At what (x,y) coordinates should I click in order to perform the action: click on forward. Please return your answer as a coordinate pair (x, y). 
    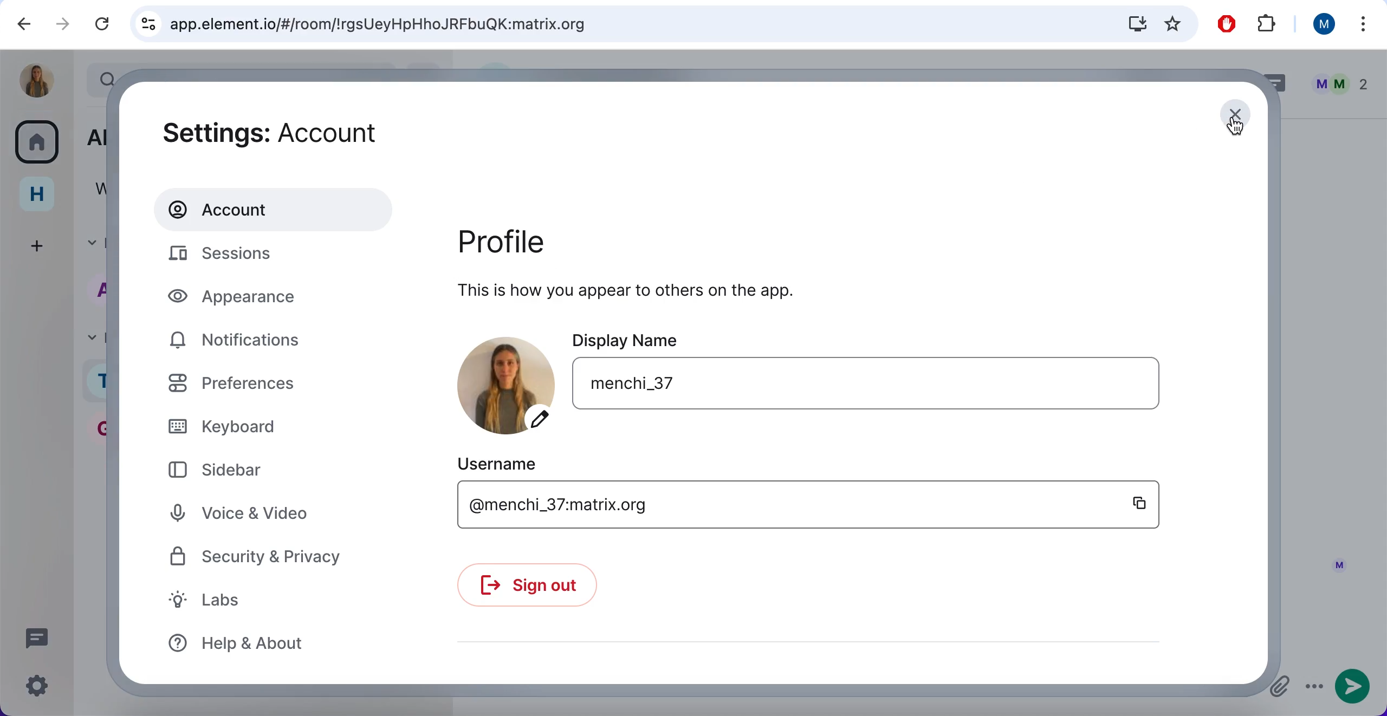
    Looking at the image, I should click on (62, 25).